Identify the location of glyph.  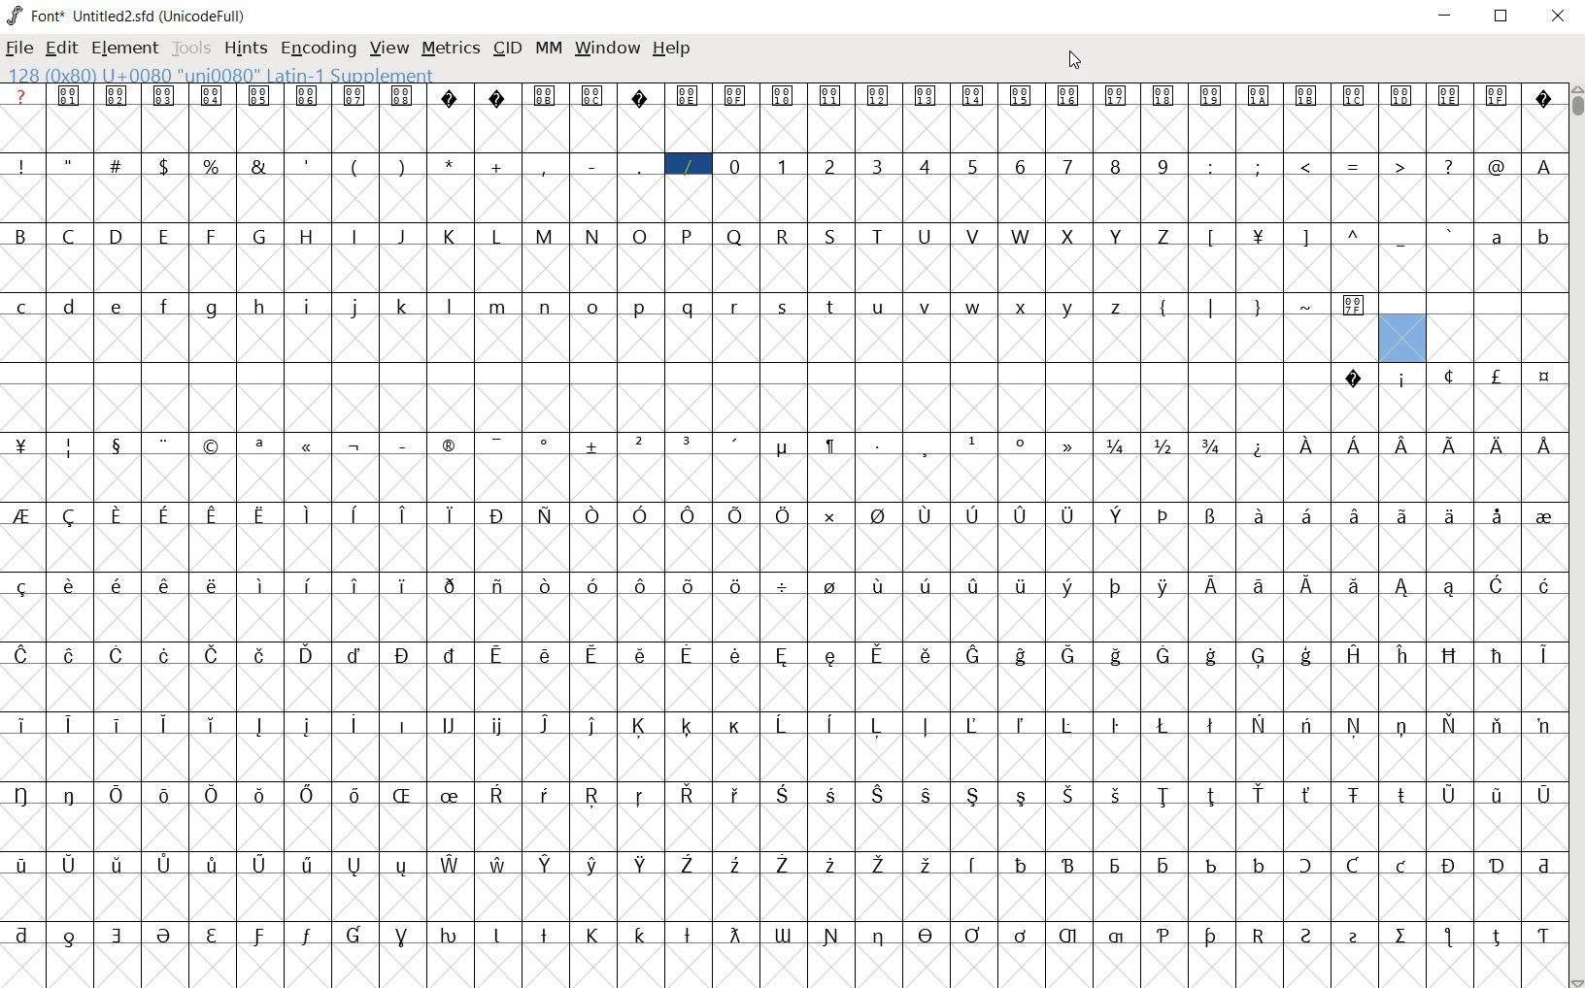
(688, 936).